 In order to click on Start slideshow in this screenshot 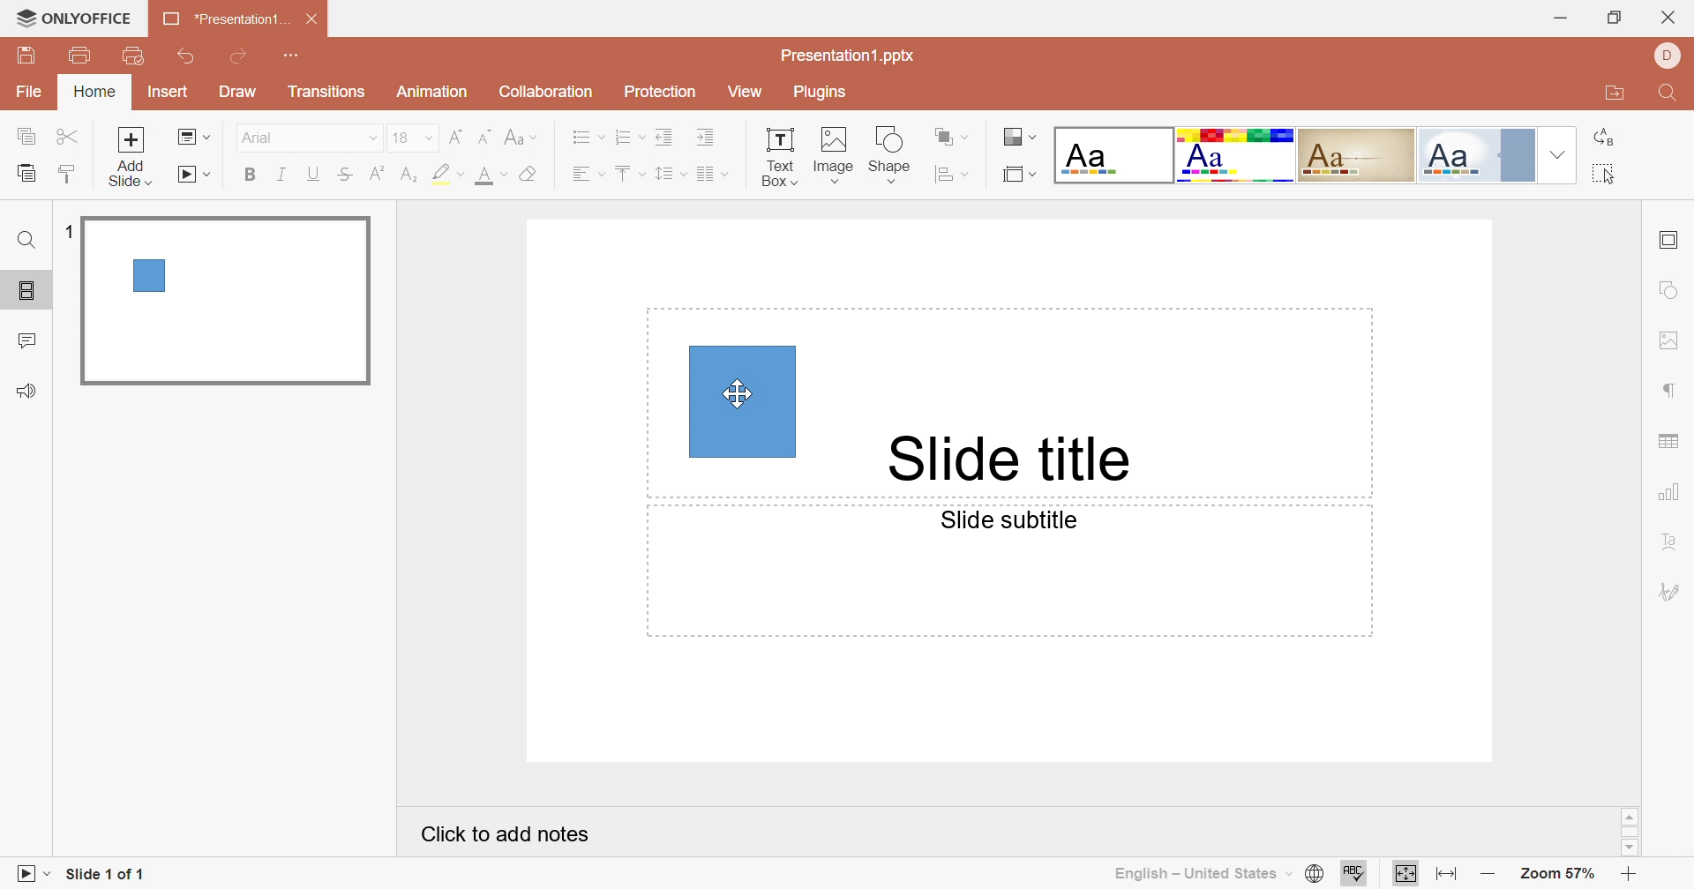, I will do `click(197, 176)`.